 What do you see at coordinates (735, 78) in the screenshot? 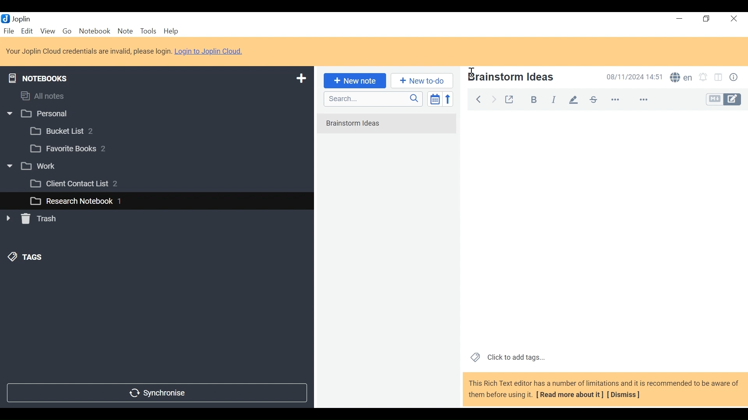
I see `Note properties` at bounding box center [735, 78].